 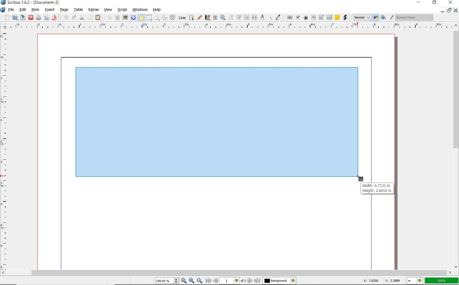 What do you see at coordinates (66, 18) in the screenshot?
I see `undo` at bounding box center [66, 18].